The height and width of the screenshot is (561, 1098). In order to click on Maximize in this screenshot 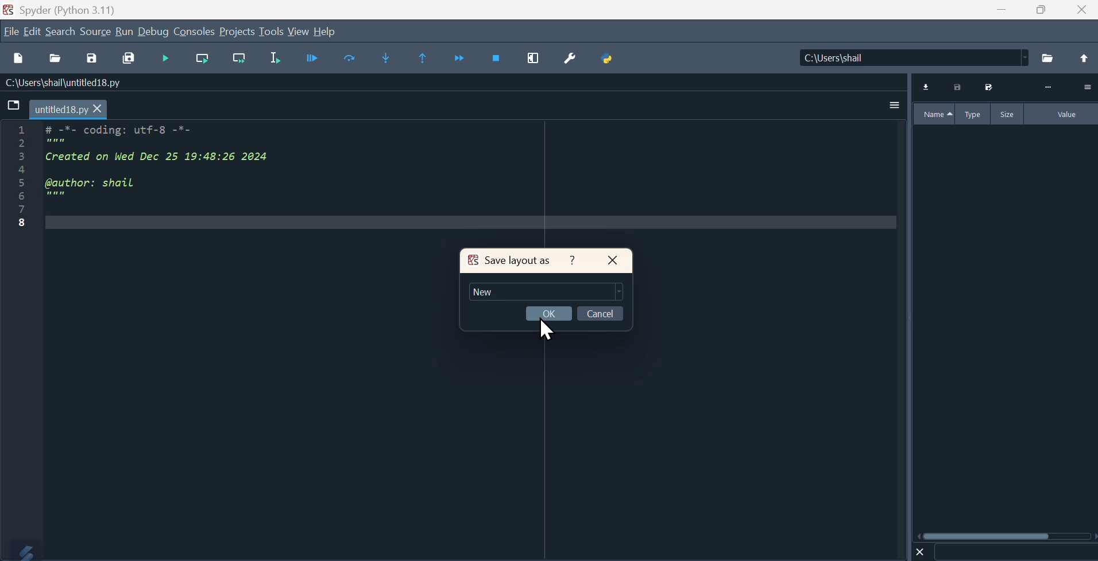, I will do `click(1041, 10)`.